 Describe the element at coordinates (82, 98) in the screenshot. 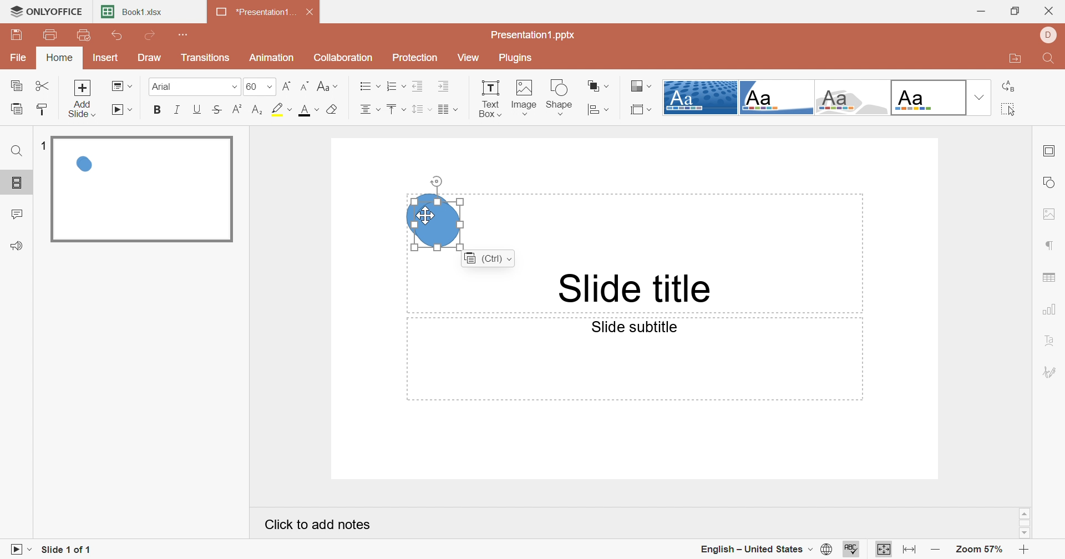

I see `Add slide` at that location.